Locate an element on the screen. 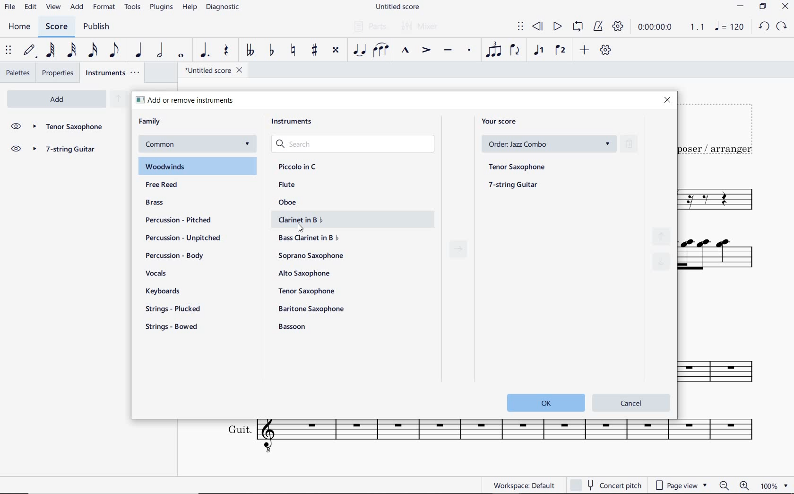 Image resolution: width=794 pixels, height=494 pixels. cursor is located at coordinates (301, 229).